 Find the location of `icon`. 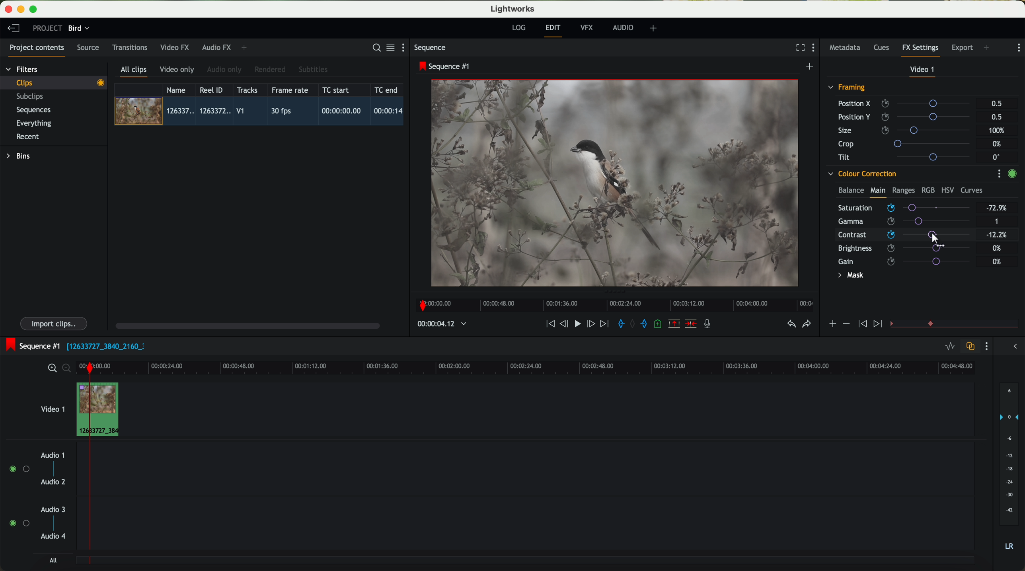

icon is located at coordinates (832, 325).